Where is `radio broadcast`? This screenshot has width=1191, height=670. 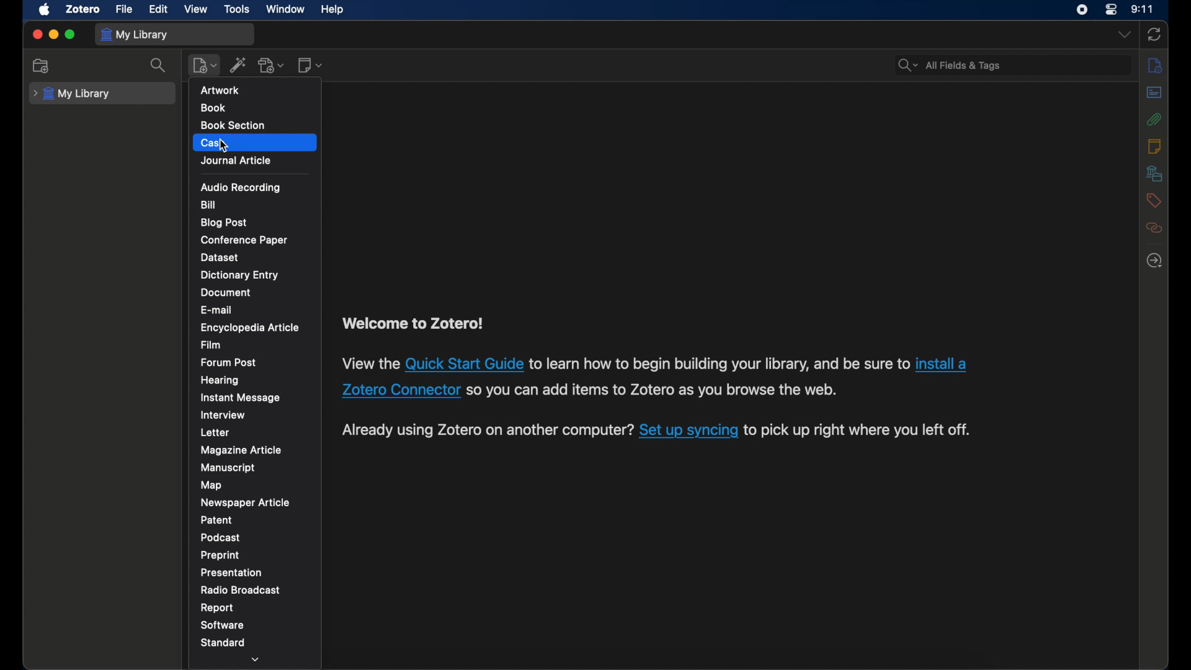 radio broadcast is located at coordinates (241, 589).